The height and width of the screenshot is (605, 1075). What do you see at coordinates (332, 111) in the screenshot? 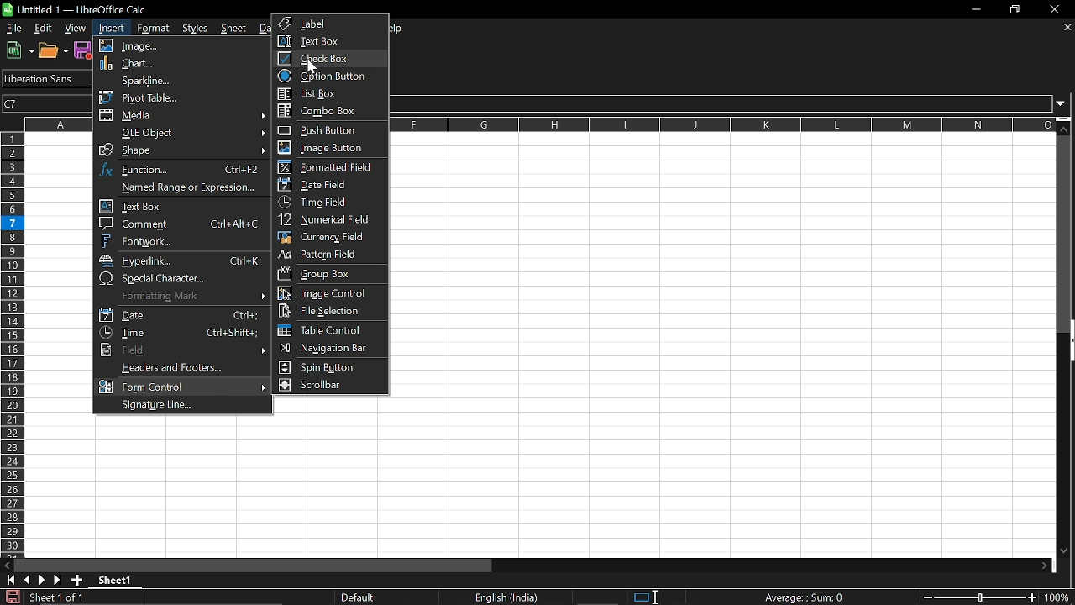
I see `Combo box` at bounding box center [332, 111].